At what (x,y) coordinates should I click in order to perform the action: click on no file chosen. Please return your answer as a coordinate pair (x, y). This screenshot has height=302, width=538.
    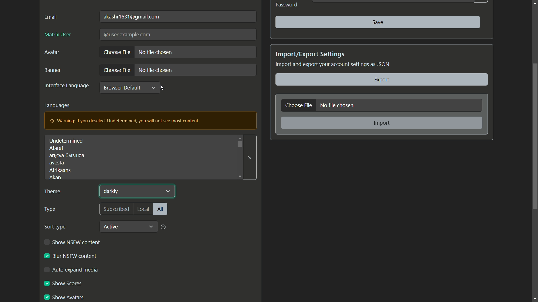
    Looking at the image, I should click on (155, 69).